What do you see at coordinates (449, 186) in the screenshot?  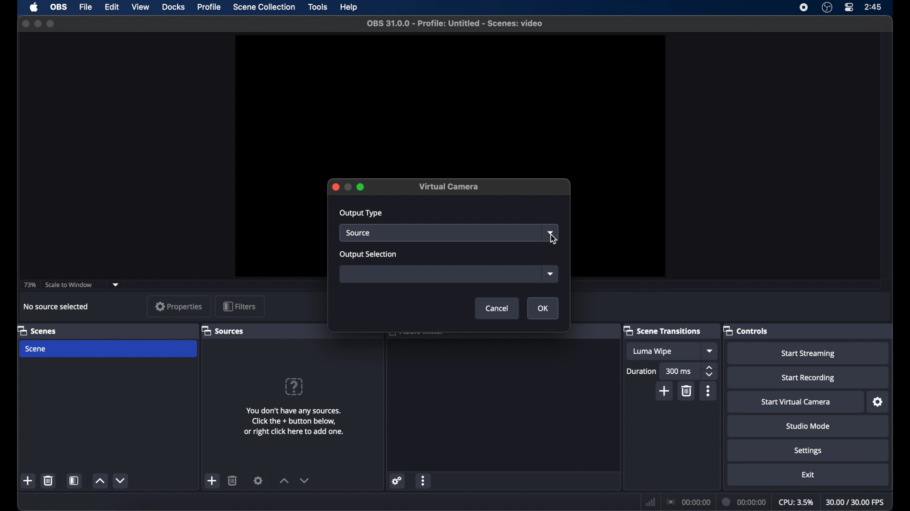 I see `virtual camera` at bounding box center [449, 186].